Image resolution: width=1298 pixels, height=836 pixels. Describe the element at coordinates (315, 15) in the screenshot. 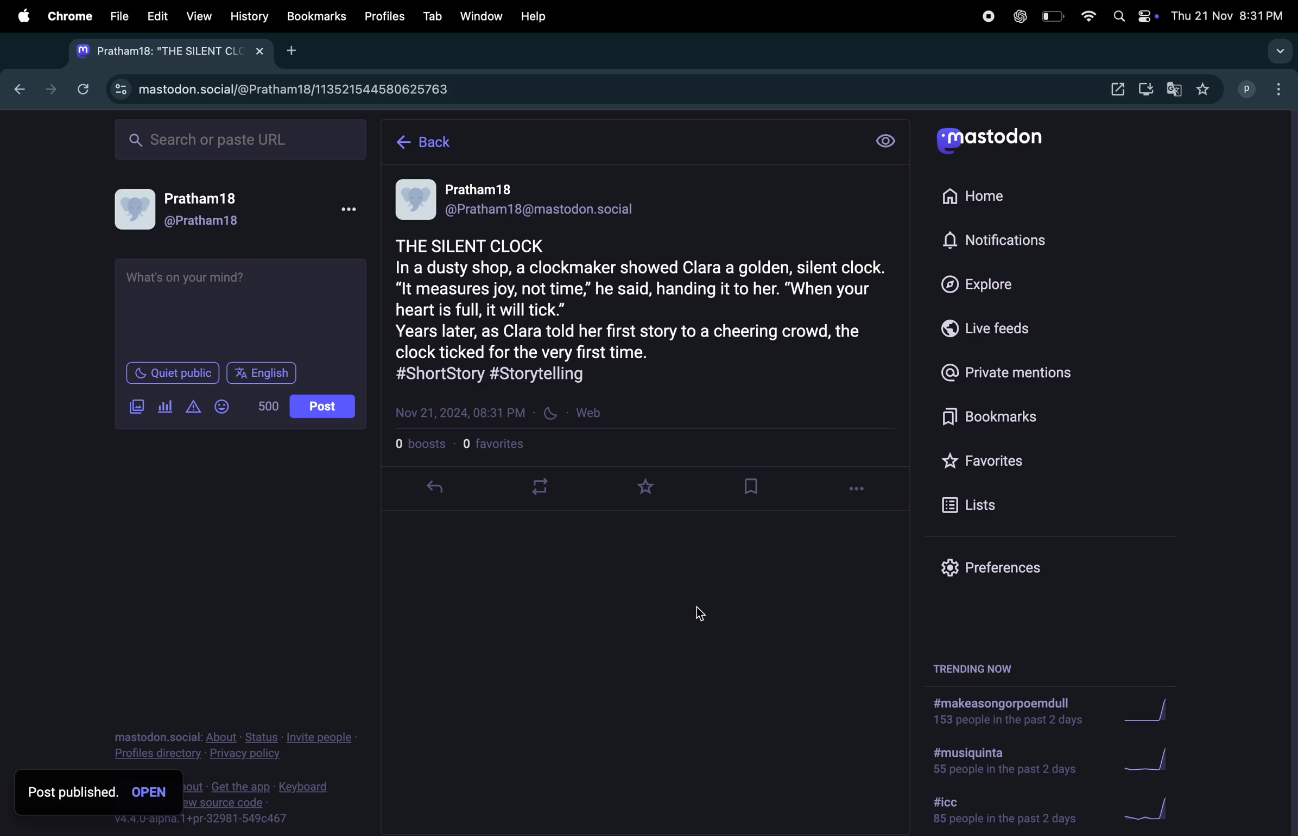

I see `book marks` at that location.